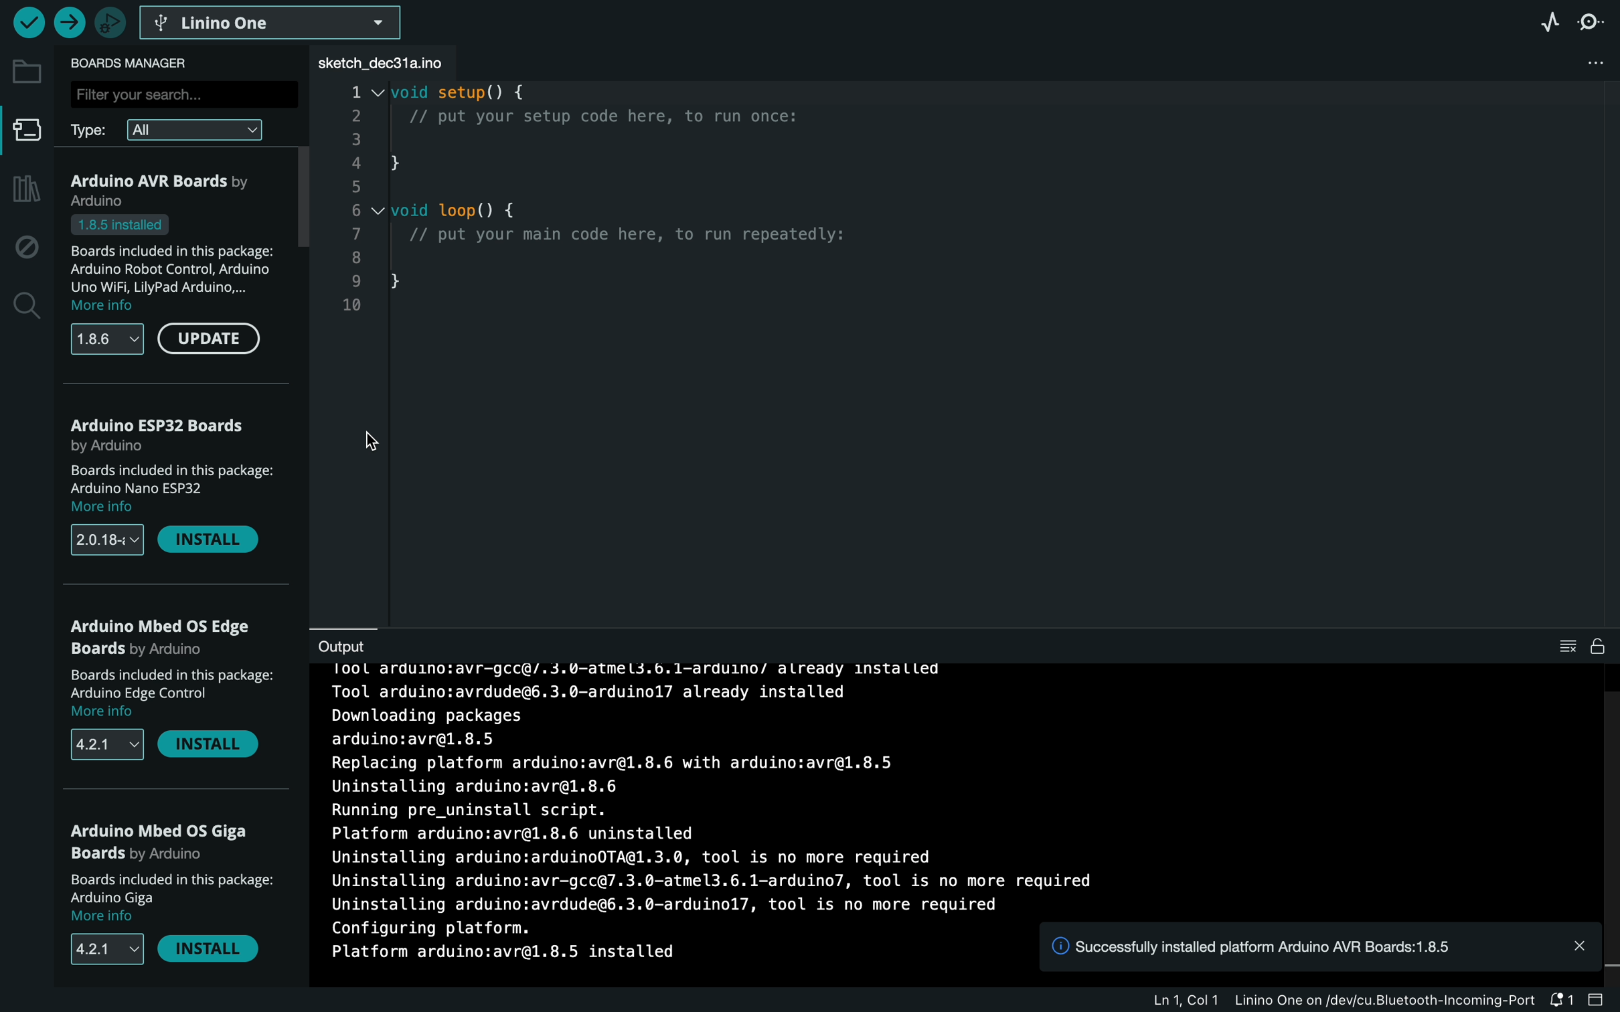 Image resolution: width=1620 pixels, height=1012 pixels. What do you see at coordinates (27, 72) in the screenshot?
I see `folder` at bounding box center [27, 72].